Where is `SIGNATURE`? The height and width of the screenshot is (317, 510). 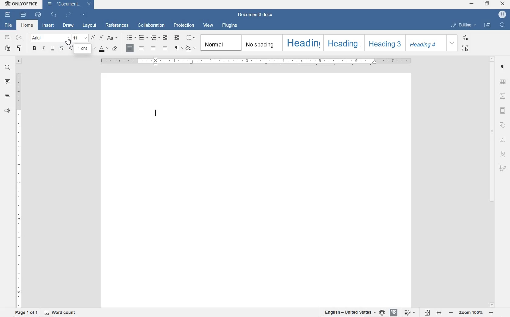
SIGNATURE is located at coordinates (503, 169).